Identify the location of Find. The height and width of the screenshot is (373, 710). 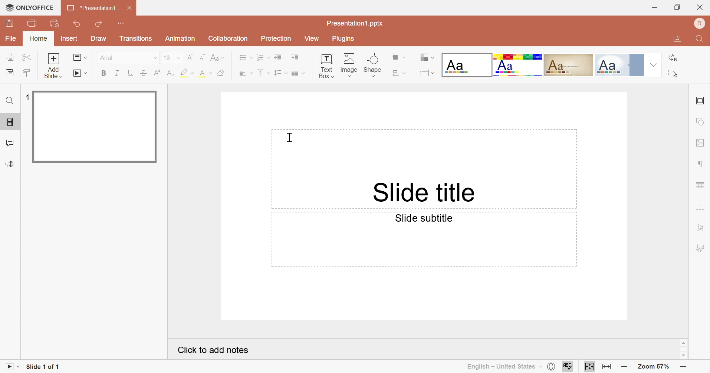
(9, 102).